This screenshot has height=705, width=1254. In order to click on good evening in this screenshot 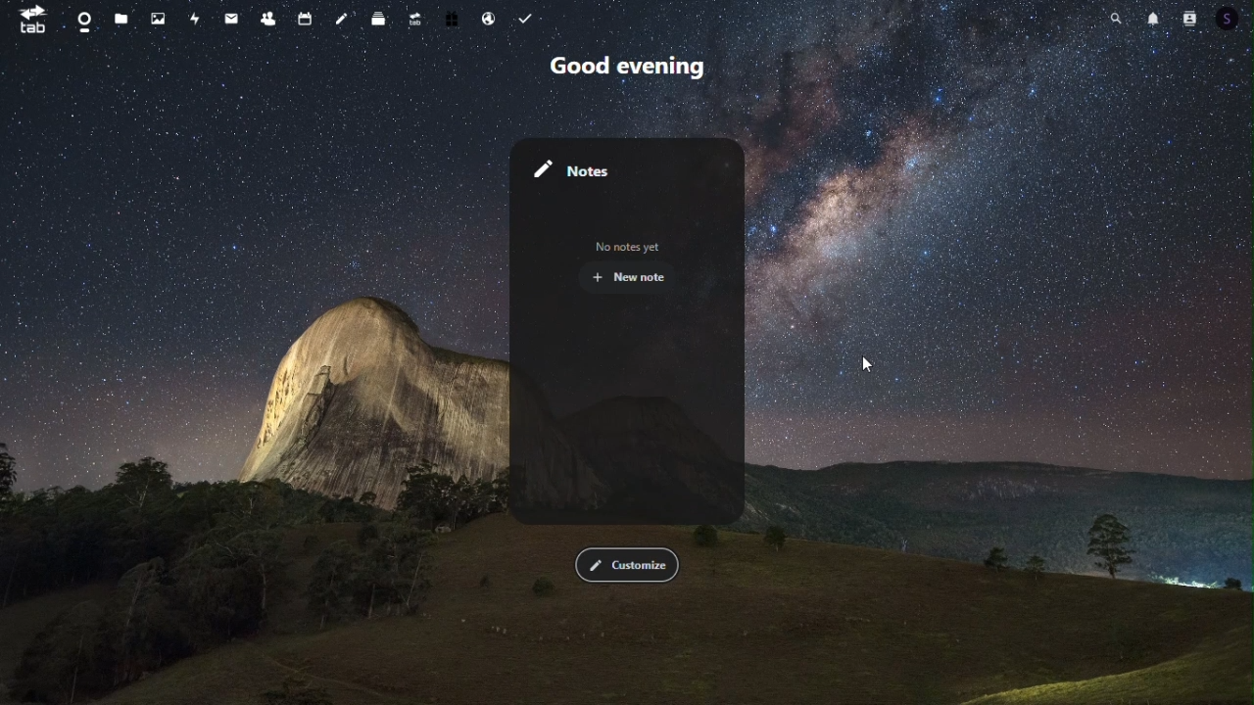, I will do `click(632, 70)`.